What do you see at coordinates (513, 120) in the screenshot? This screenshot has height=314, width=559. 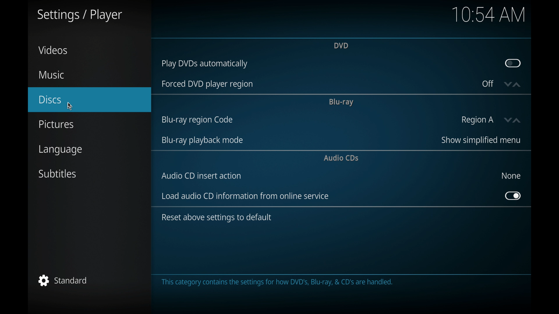 I see `stepper buttons` at bounding box center [513, 120].